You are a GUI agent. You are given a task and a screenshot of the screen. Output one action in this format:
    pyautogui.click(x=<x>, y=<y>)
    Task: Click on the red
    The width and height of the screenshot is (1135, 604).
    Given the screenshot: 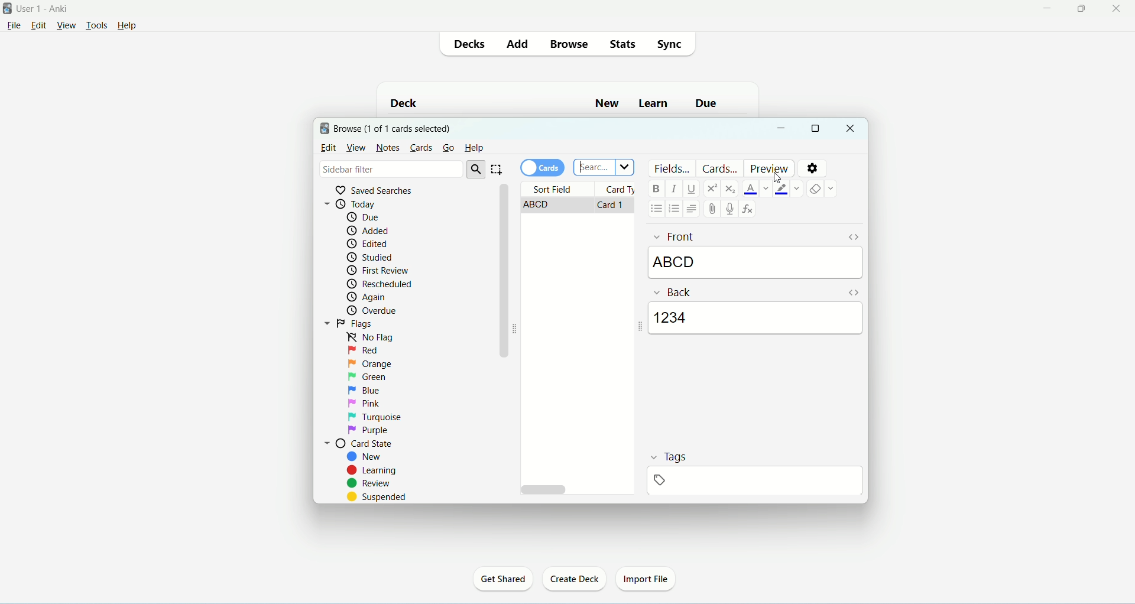 What is the action you would take?
    pyautogui.click(x=365, y=350)
    